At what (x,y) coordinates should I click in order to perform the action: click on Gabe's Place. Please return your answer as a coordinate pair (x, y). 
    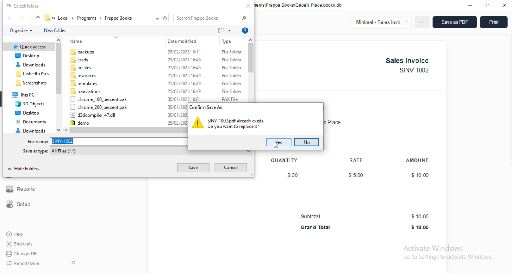
    Looking at the image, I should click on (334, 123).